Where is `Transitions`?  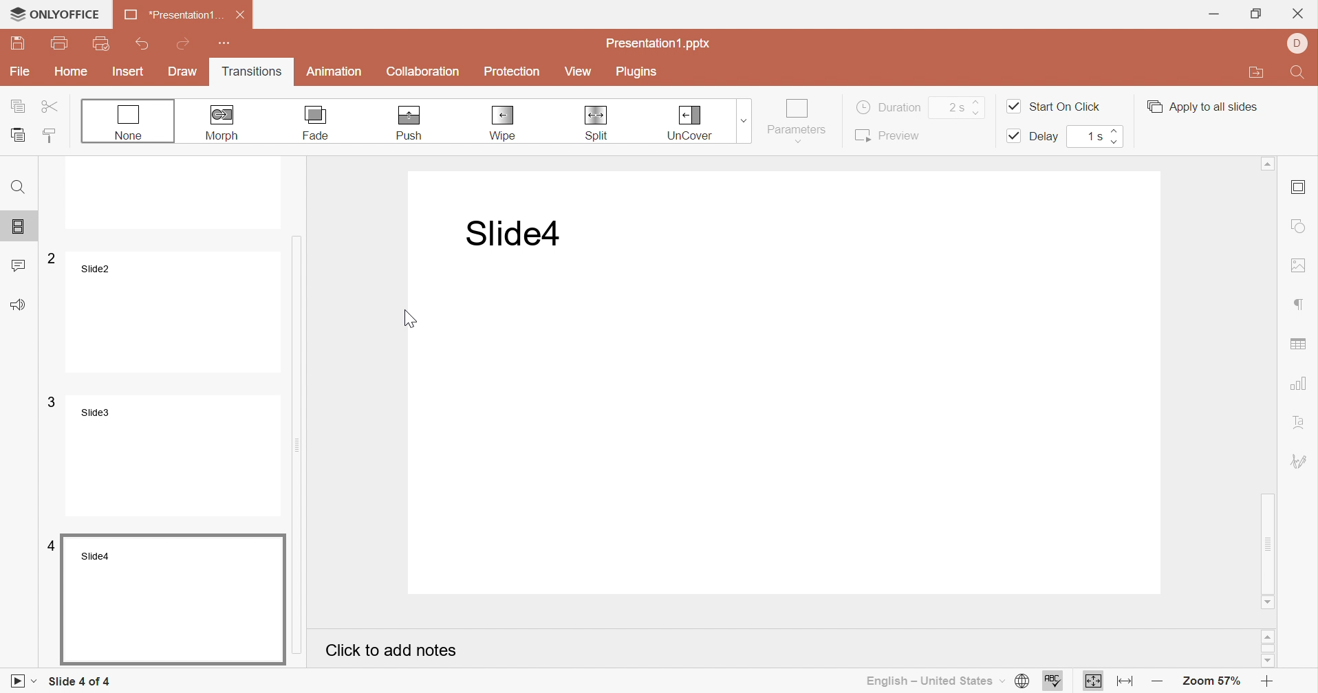 Transitions is located at coordinates (257, 73).